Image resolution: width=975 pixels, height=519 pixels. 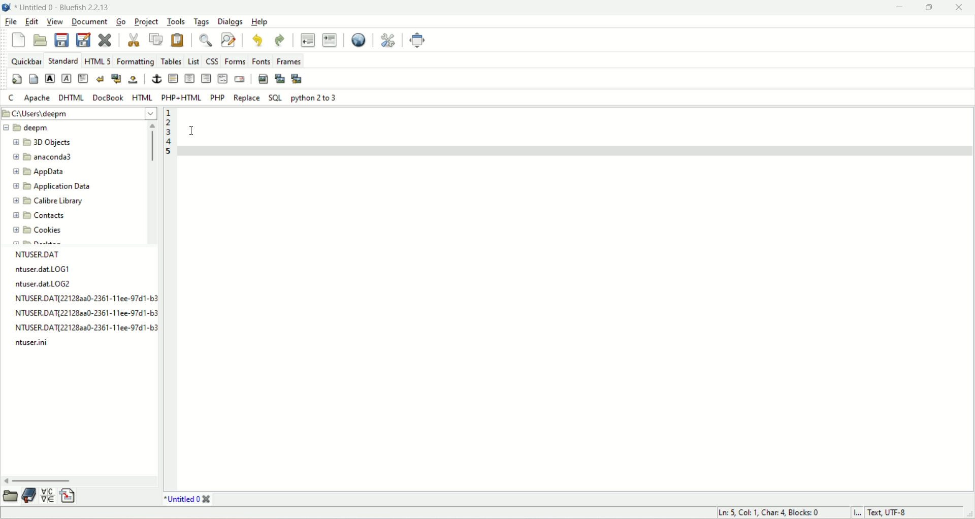 What do you see at coordinates (417, 41) in the screenshot?
I see `fullscreen` at bounding box center [417, 41].